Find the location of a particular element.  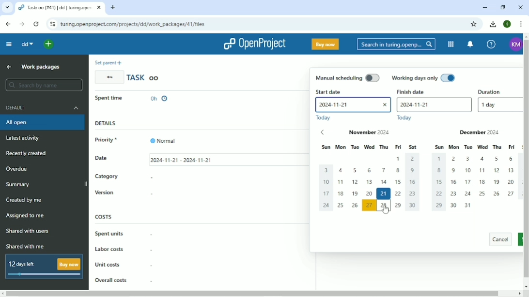

scroll left is located at coordinates (3, 294).